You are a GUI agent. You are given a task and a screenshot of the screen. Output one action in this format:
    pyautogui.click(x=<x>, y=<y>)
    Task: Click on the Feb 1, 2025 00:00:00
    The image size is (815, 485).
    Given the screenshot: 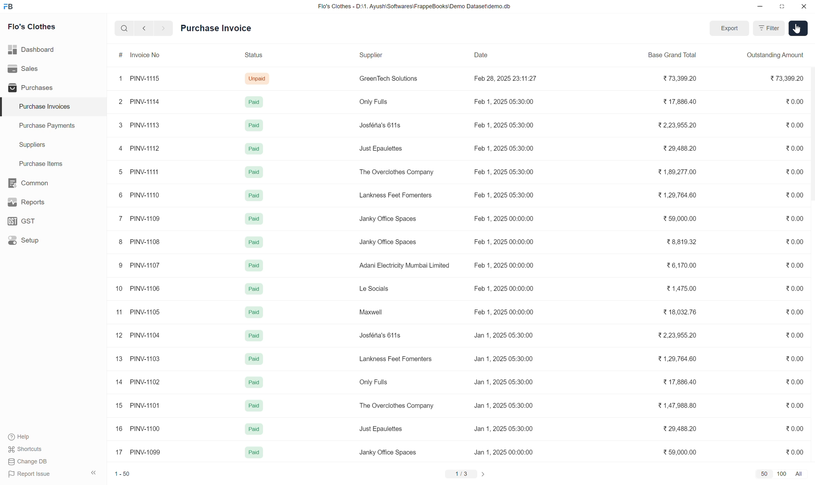 What is the action you would take?
    pyautogui.click(x=505, y=311)
    